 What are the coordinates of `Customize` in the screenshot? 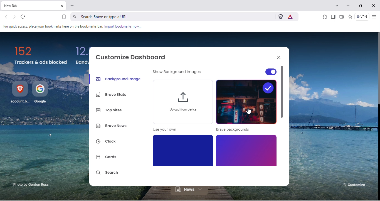 It's located at (353, 184).